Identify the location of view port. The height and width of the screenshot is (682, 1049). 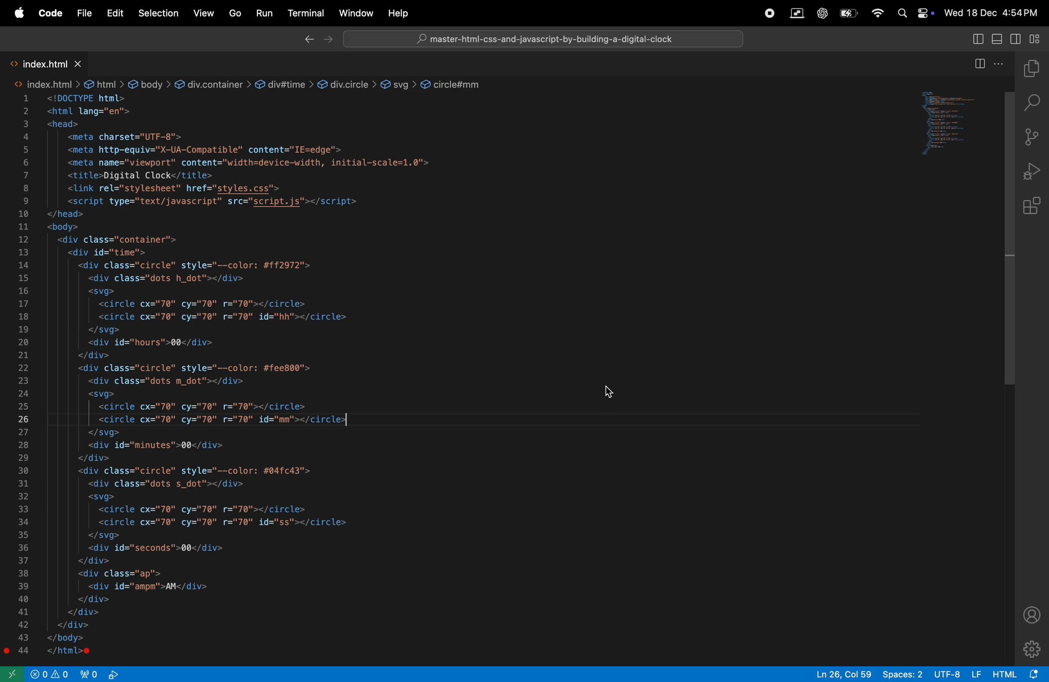
(100, 673).